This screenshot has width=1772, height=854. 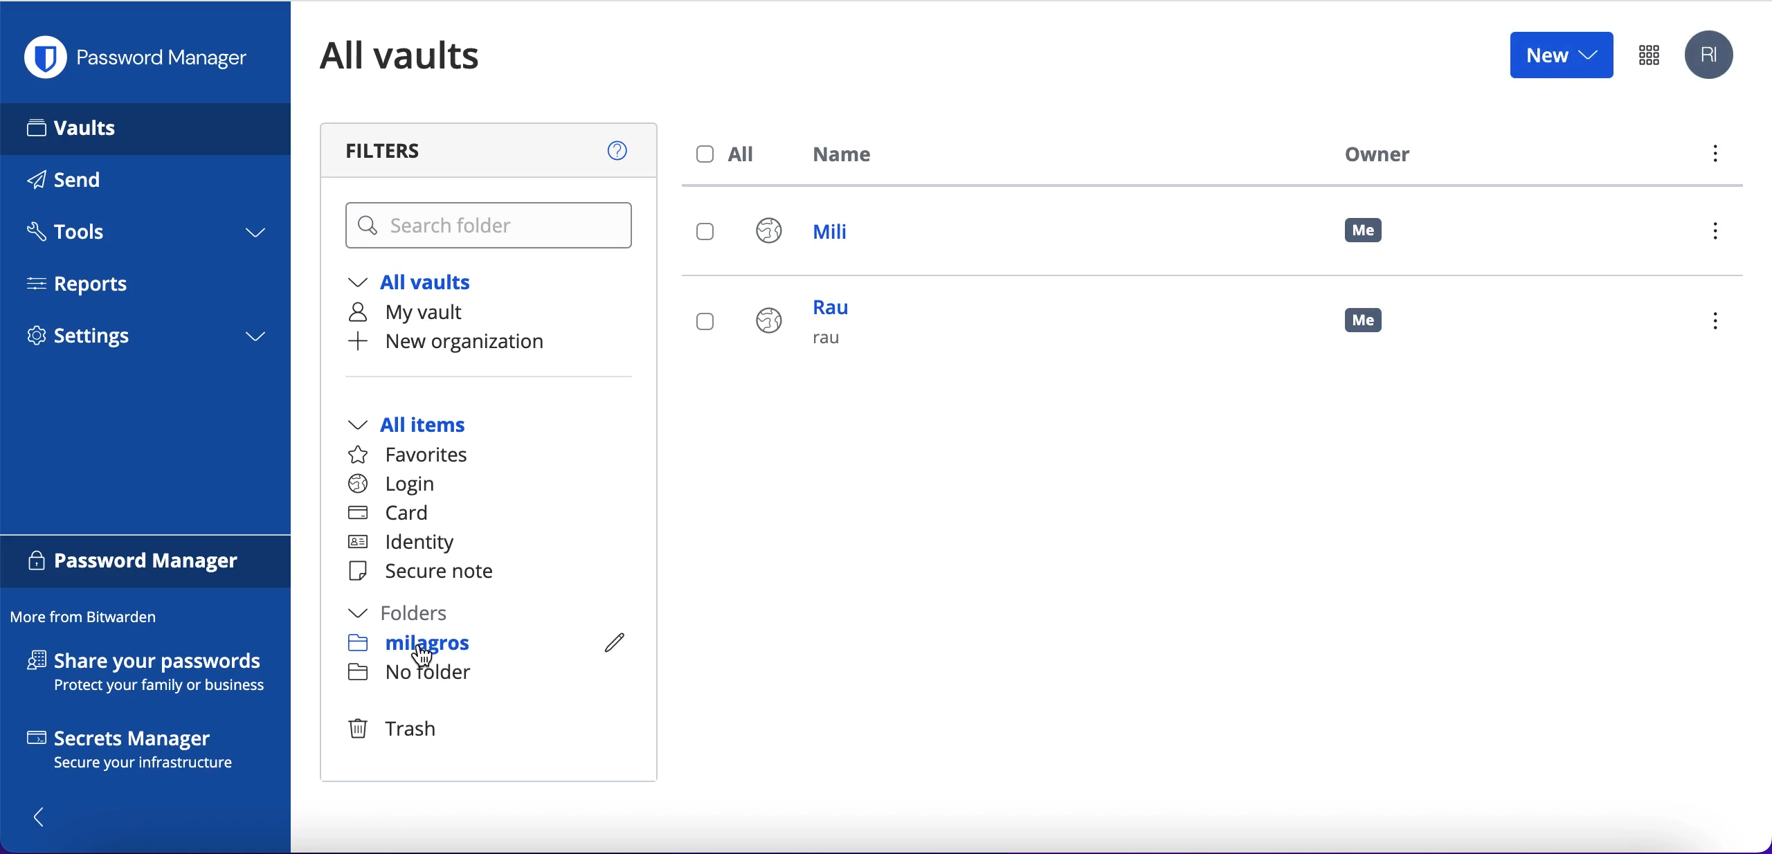 I want to click on send, so click(x=84, y=183).